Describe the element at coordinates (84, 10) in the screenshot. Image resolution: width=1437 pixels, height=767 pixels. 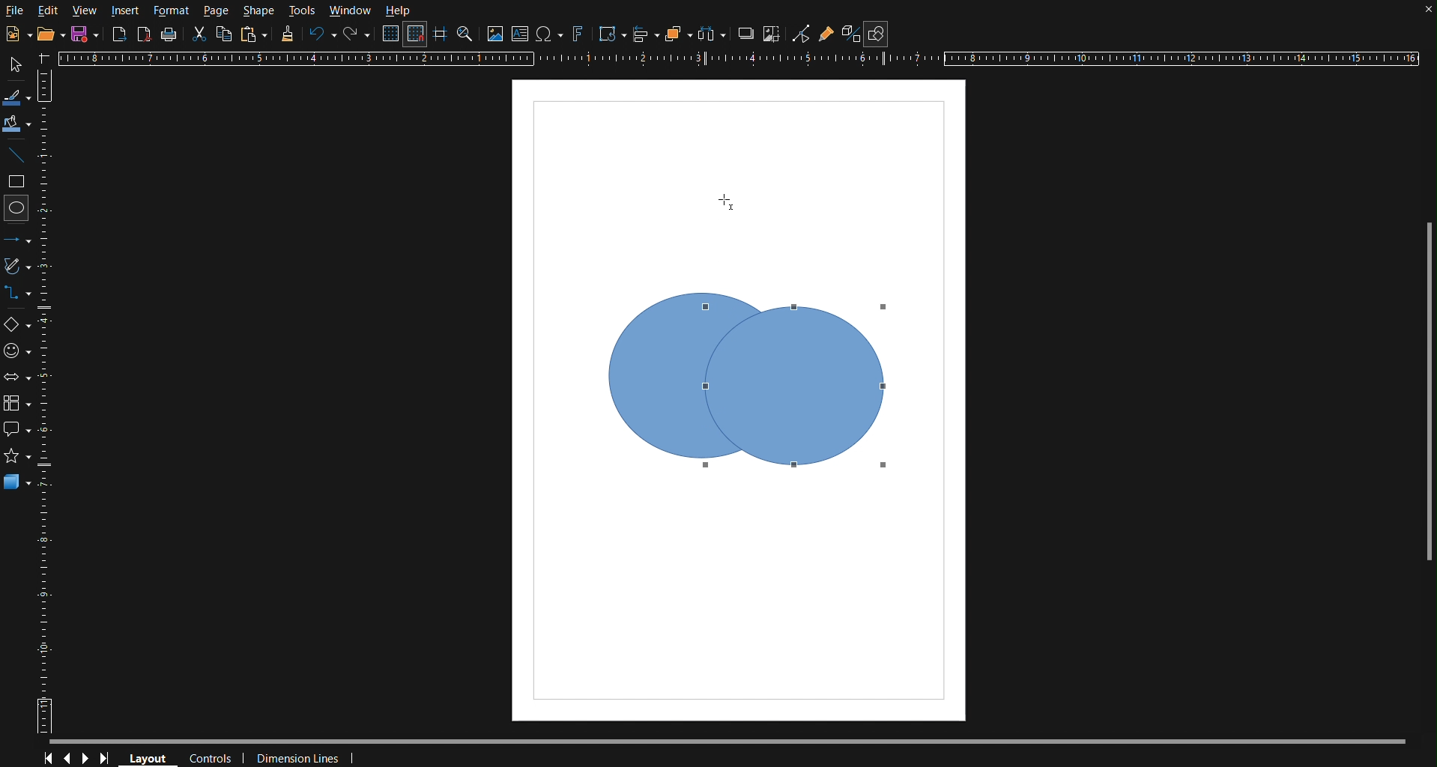
I see `View` at that location.